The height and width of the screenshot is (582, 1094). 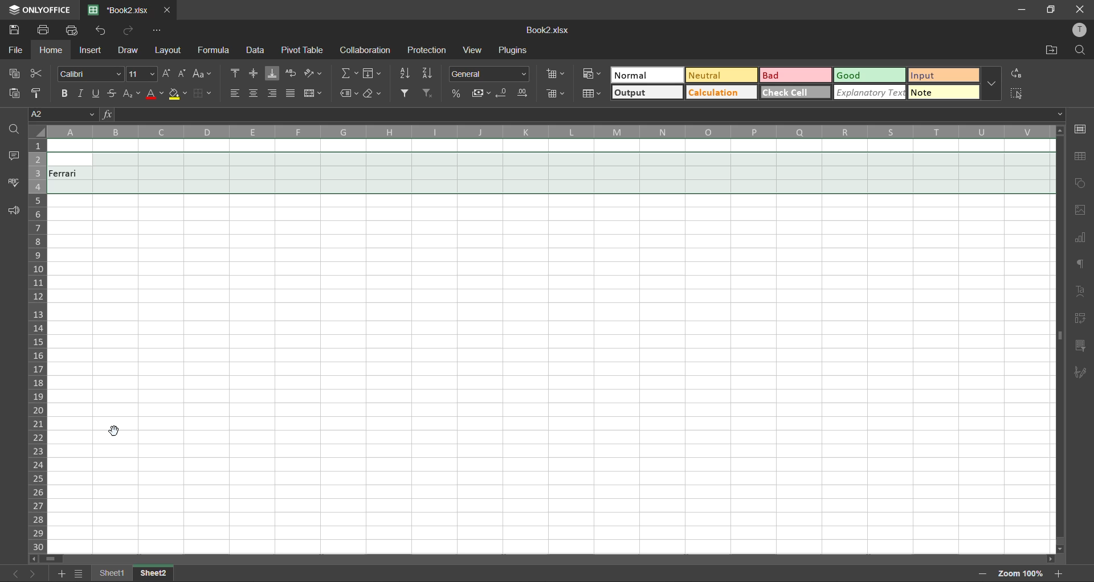 I want to click on italic, so click(x=81, y=92).